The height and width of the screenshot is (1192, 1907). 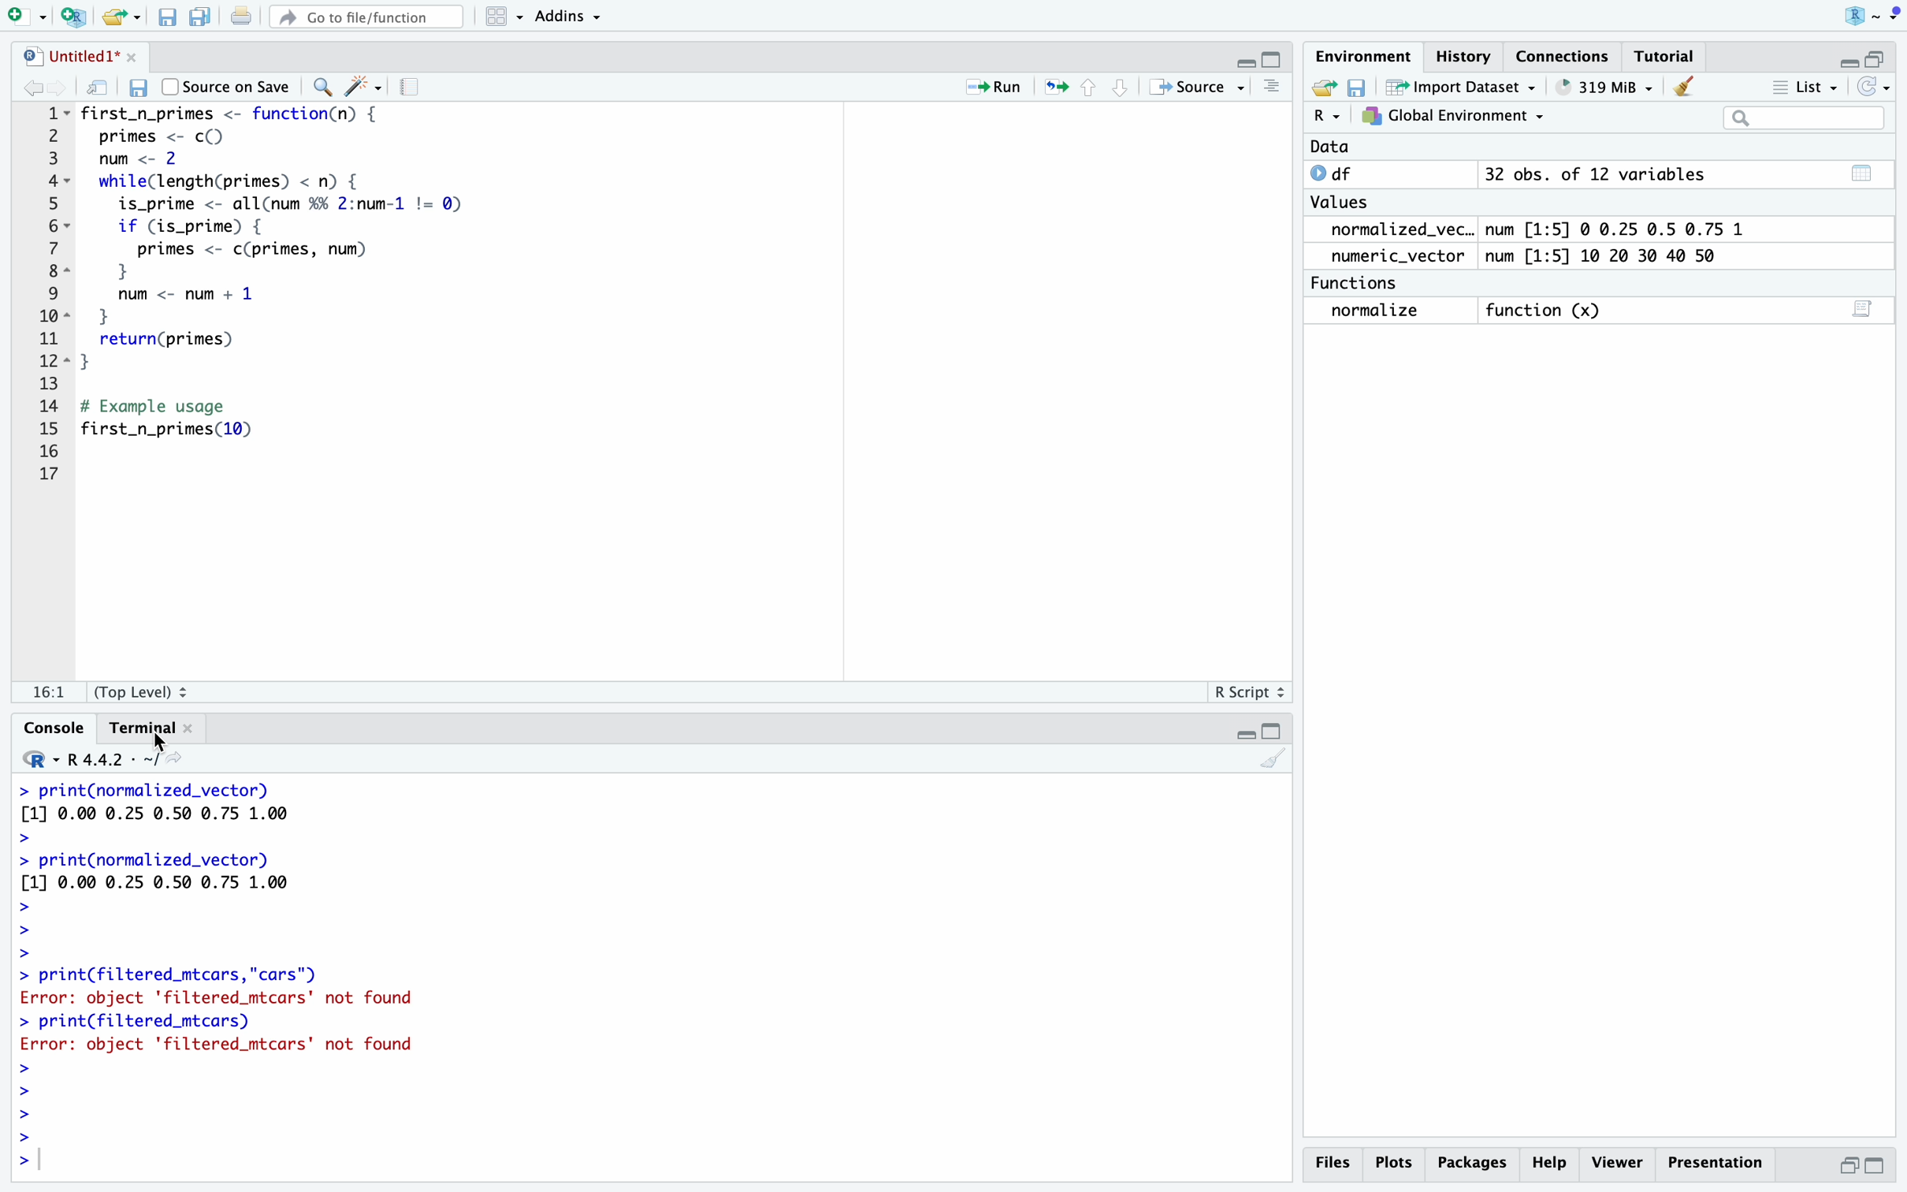 I want to click on History, so click(x=1463, y=51).